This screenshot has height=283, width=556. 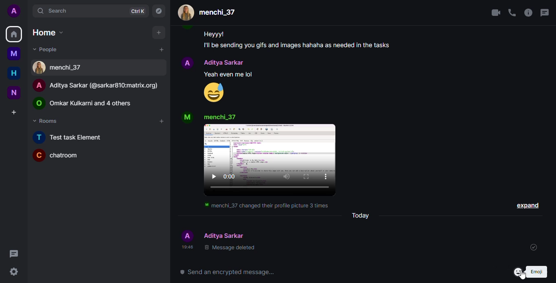 What do you see at coordinates (186, 118) in the screenshot?
I see `profile` at bounding box center [186, 118].